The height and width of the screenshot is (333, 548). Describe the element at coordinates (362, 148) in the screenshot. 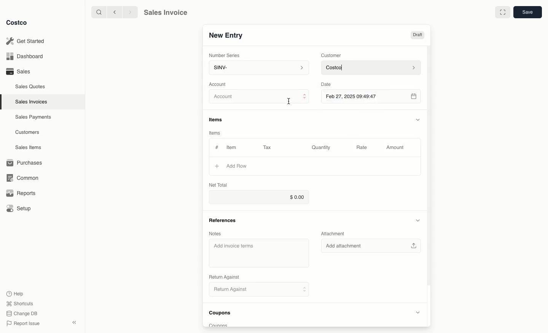

I see `Rate` at that location.